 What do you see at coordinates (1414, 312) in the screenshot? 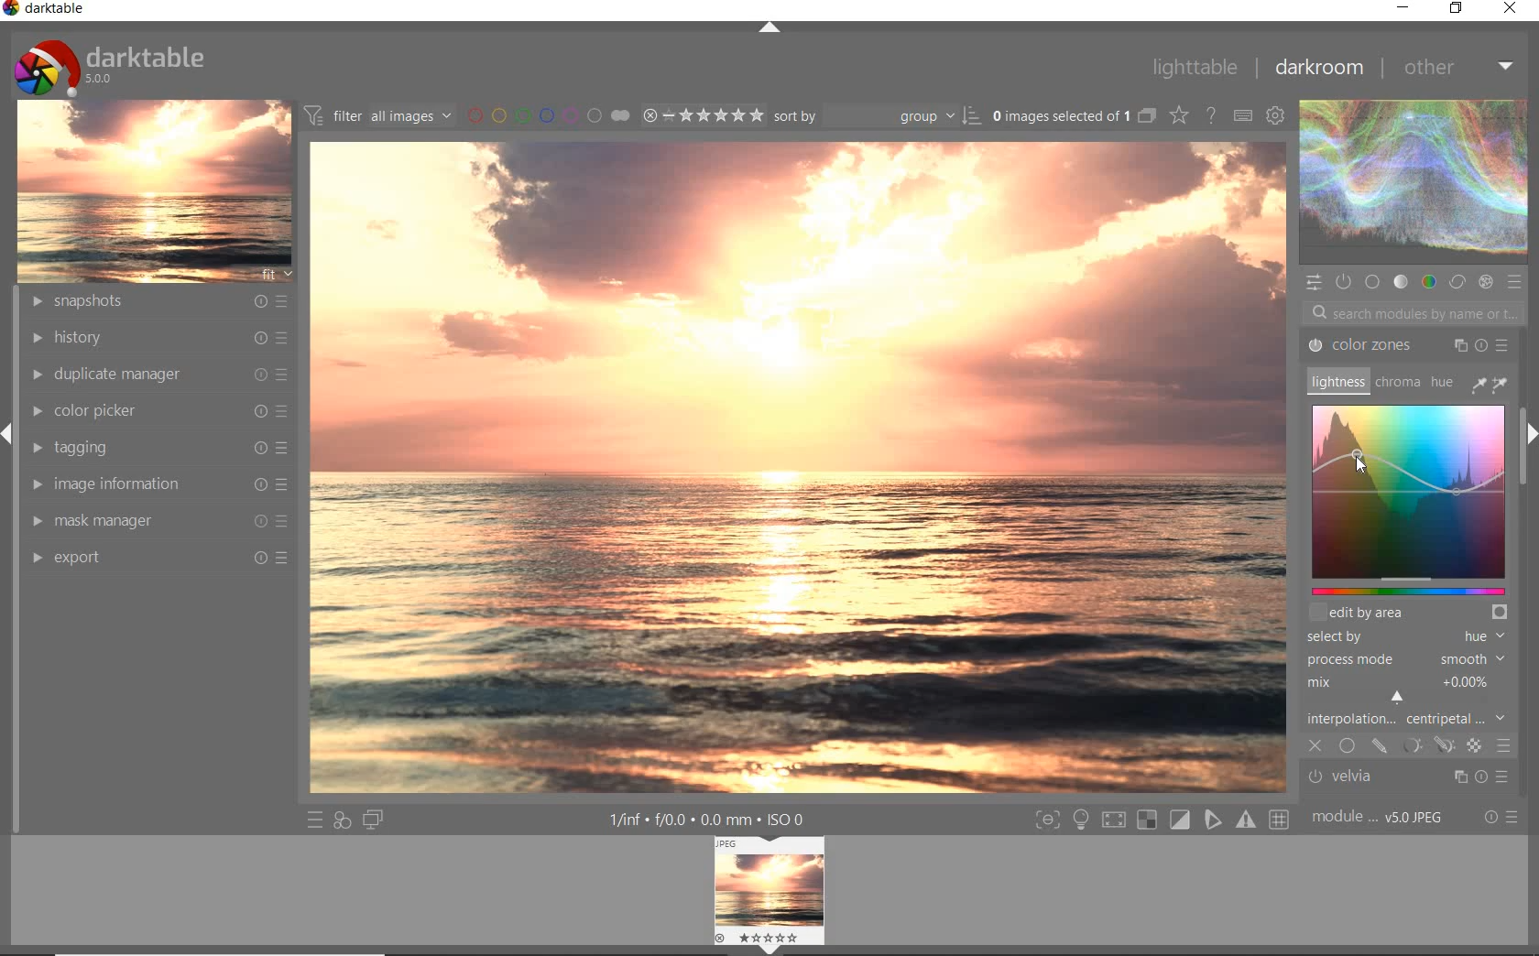
I see `SEARCH MODULES` at bounding box center [1414, 312].